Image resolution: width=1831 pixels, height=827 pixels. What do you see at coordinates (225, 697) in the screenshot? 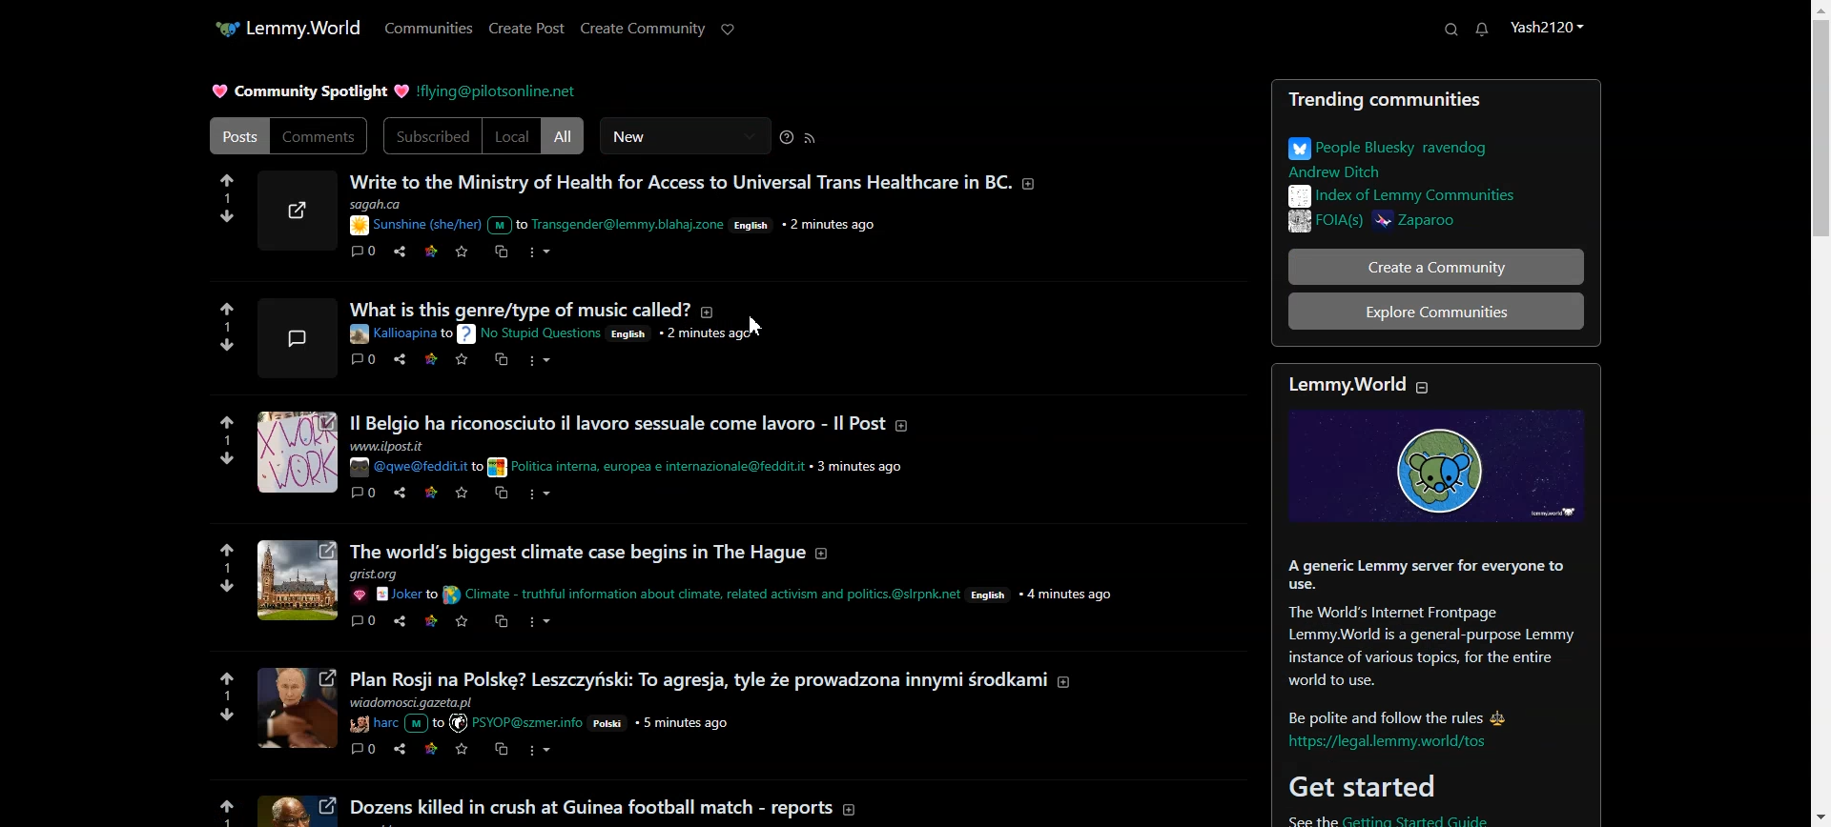
I see `1` at bounding box center [225, 697].